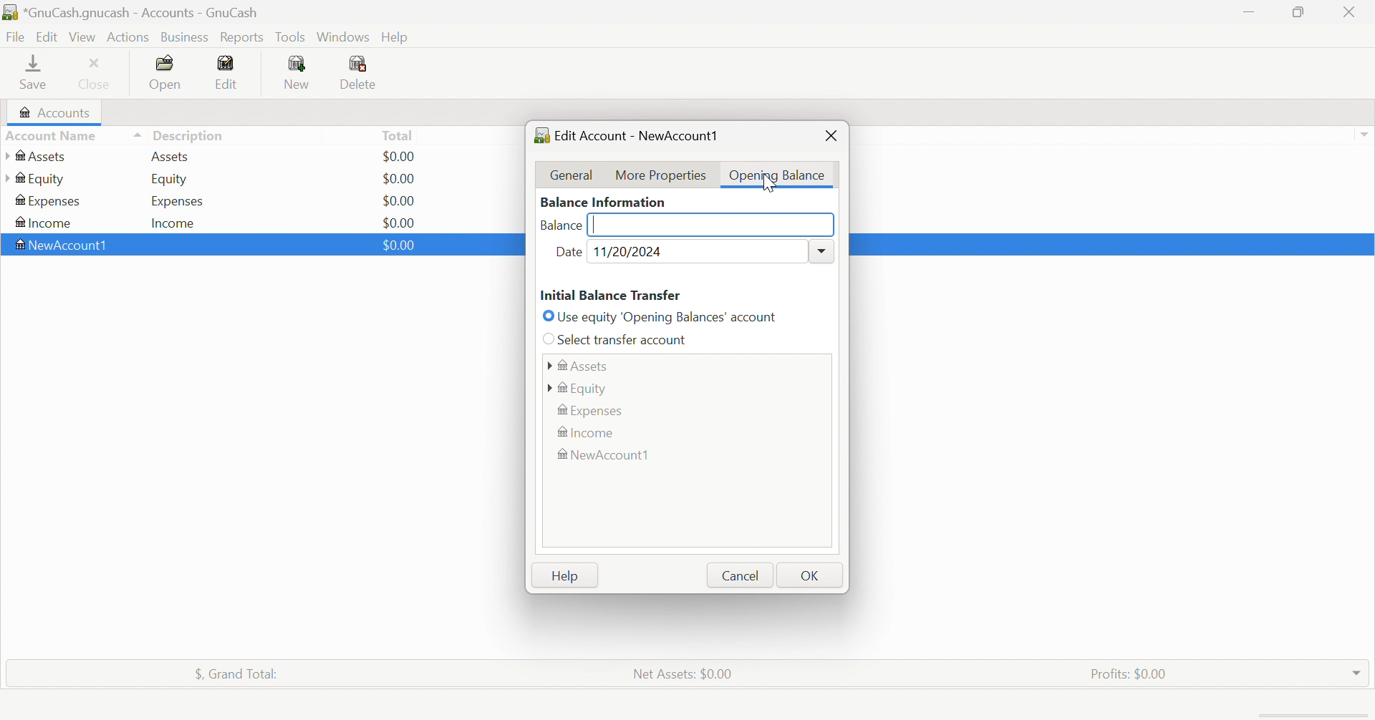 The width and height of the screenshot is (1375, 720). What do you see at coordinates (291, 36) in the screenshot?
I see `Tools` at bounding box center [291, 36].